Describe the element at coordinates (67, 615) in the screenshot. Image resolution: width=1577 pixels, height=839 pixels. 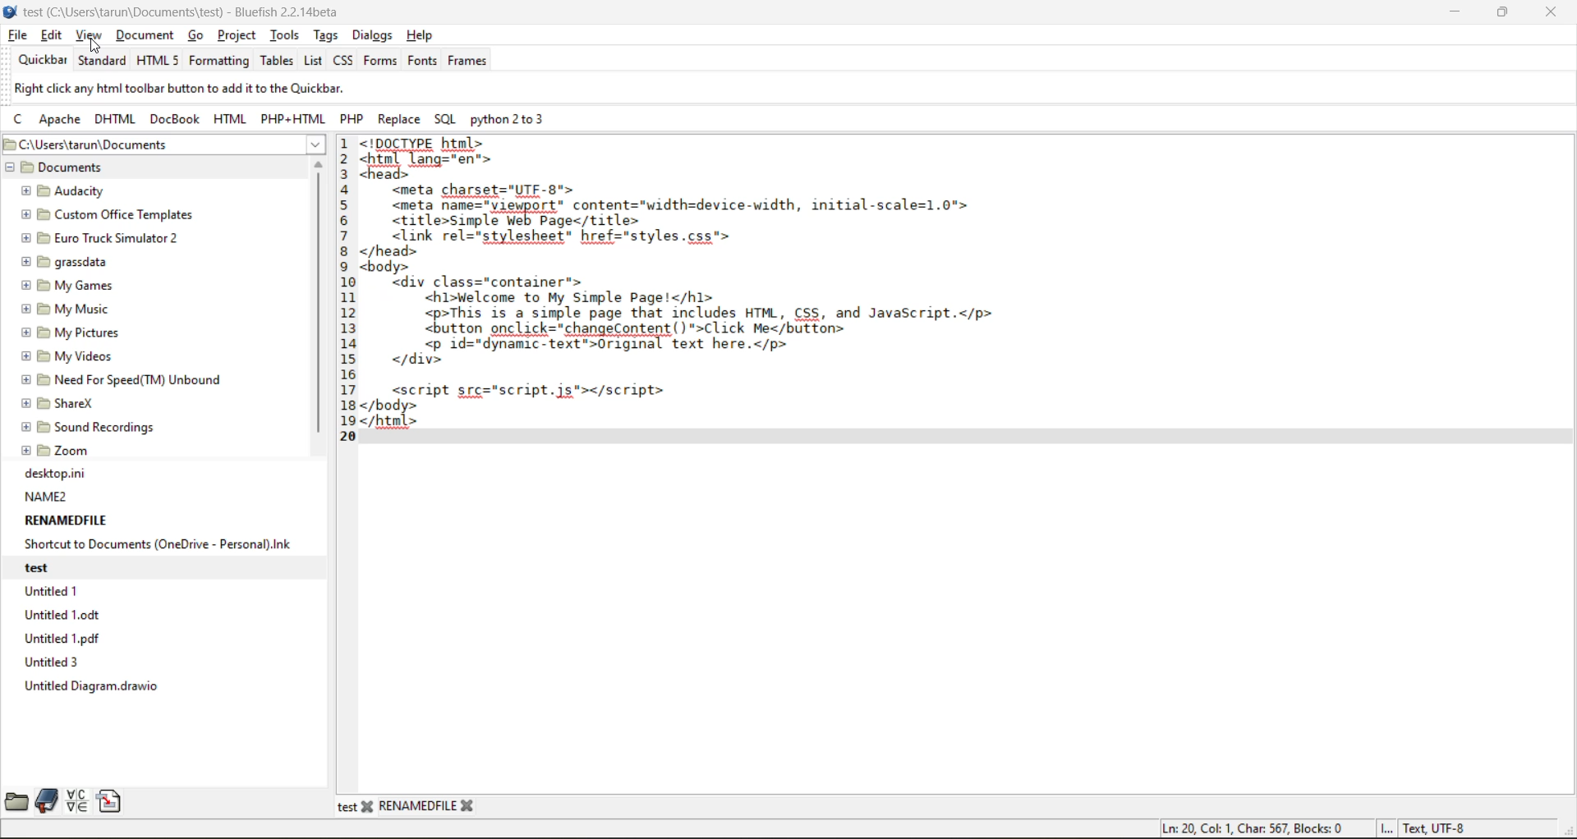
I see `Untitled 1.0dt` at that location.